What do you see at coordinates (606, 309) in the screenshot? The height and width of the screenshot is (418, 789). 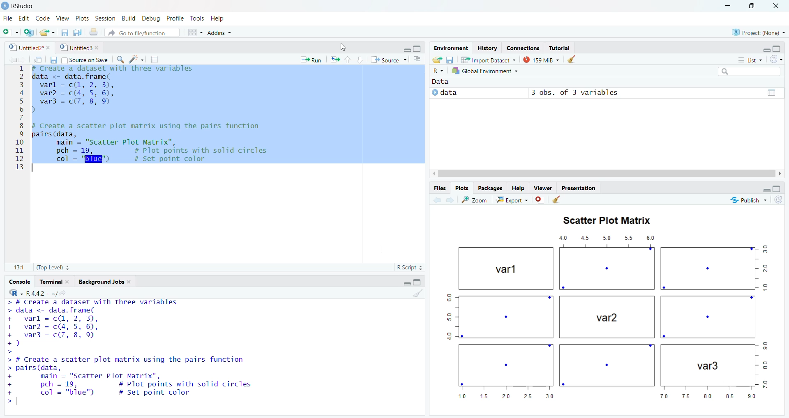 I see `Result image` at bounding box center [606, 309].